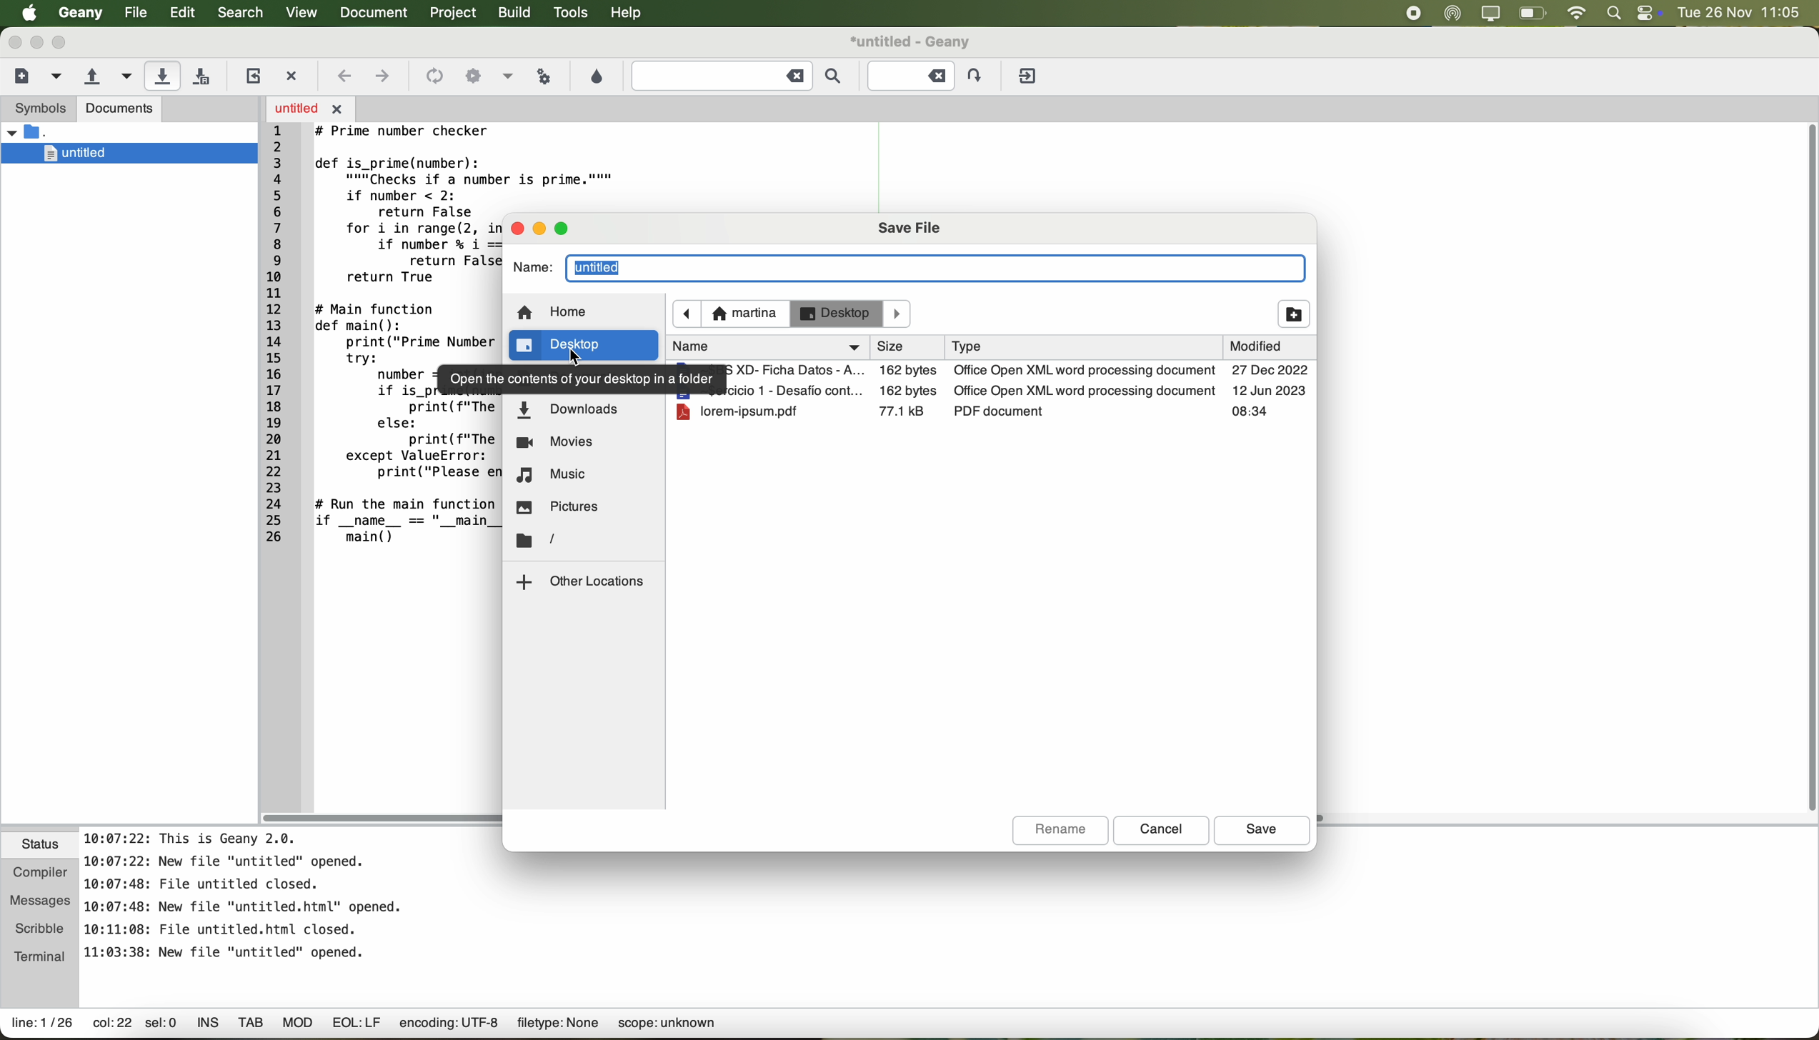  I want to click on minimize pop-up, so click(541, 229).